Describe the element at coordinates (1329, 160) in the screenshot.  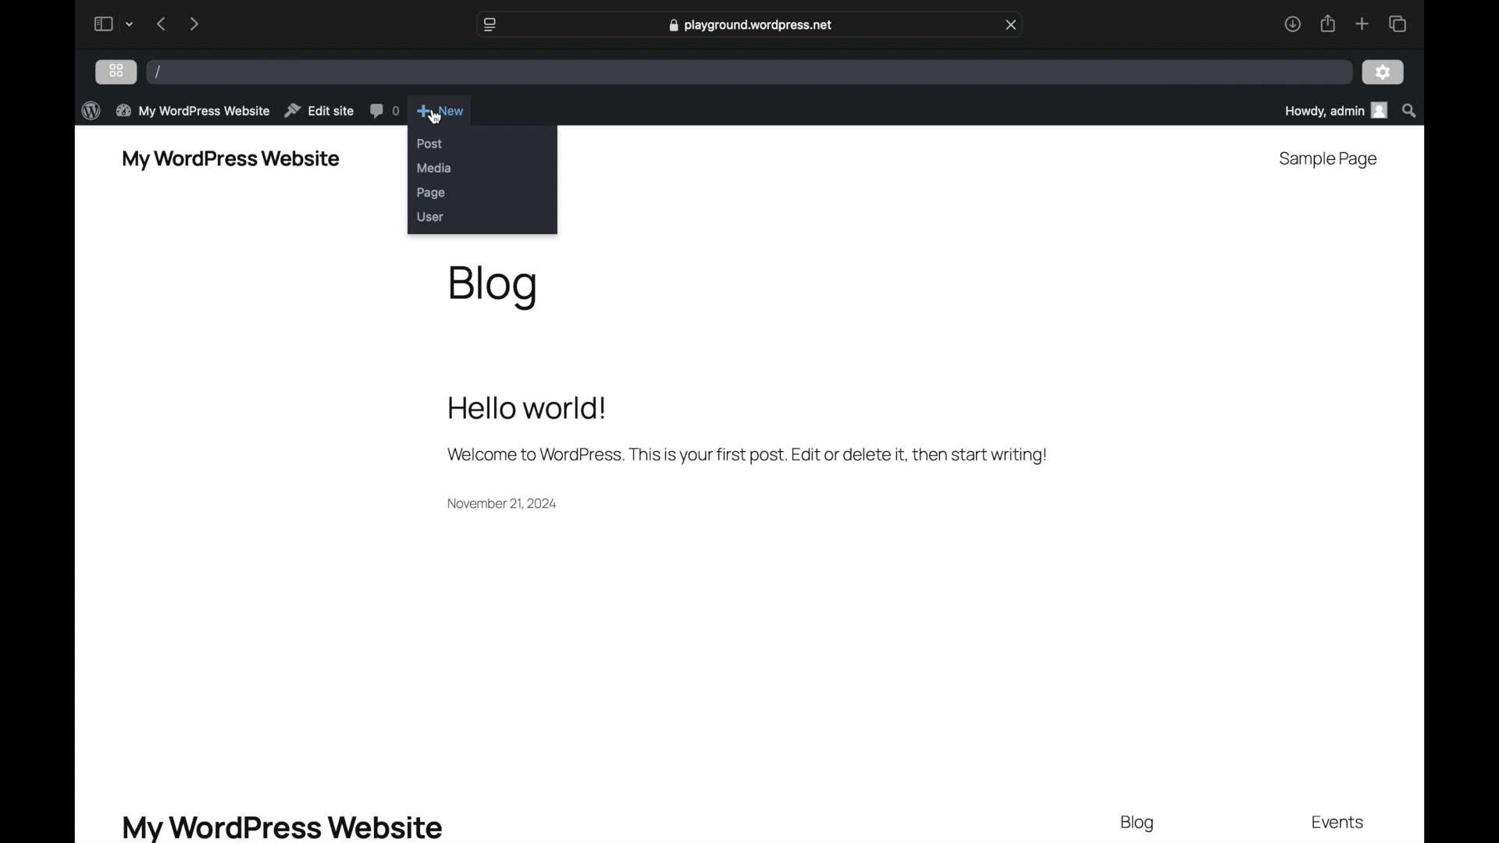
I see `sample page` at that location.